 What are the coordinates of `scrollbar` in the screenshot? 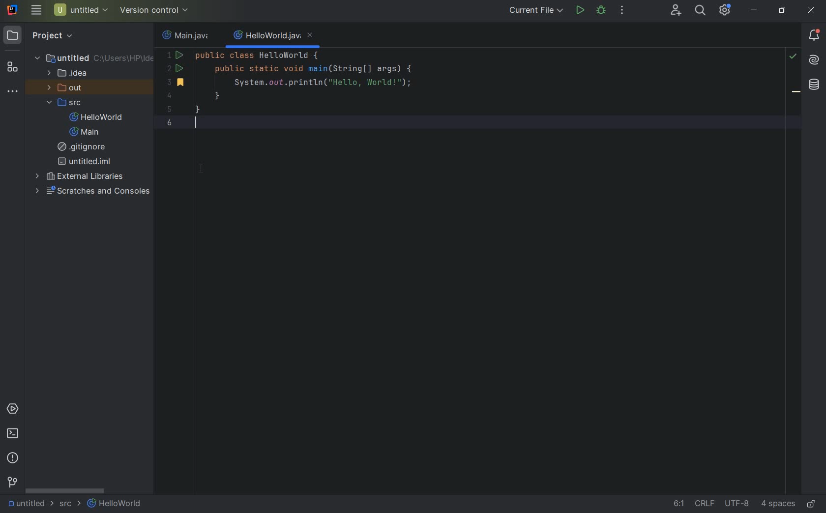 It's located at (64, 491).